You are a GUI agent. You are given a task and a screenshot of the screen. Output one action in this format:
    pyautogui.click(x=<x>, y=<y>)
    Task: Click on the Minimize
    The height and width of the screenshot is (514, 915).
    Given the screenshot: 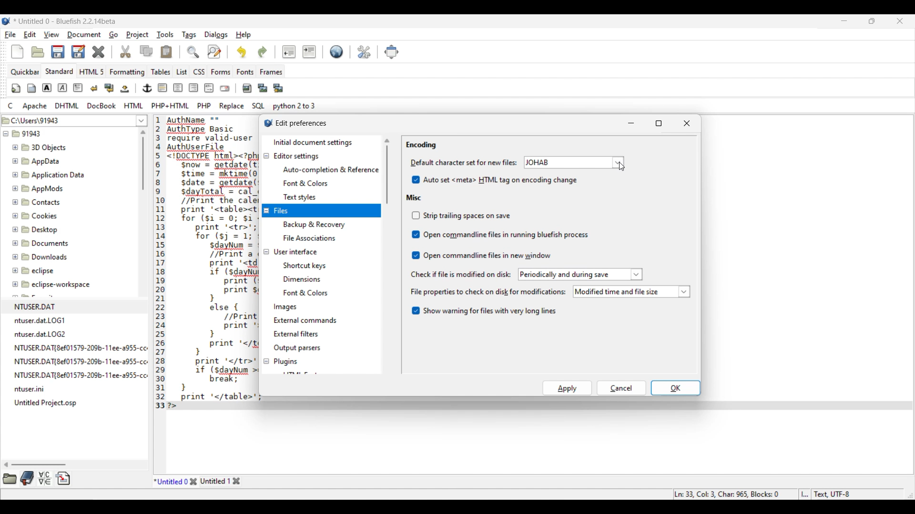 What is the action you would take?
    pyautogui.click(x=633, y=123)
    